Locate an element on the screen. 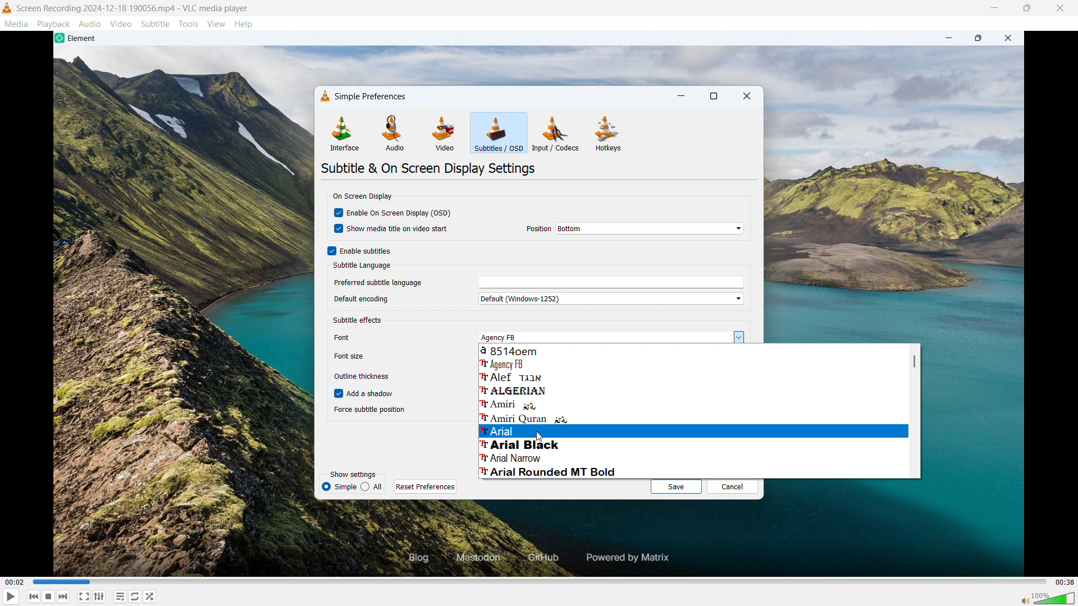 Image resolution: width=1078 pixels, height=606 pixels. add a shadow is located at coordinates (365, 392).